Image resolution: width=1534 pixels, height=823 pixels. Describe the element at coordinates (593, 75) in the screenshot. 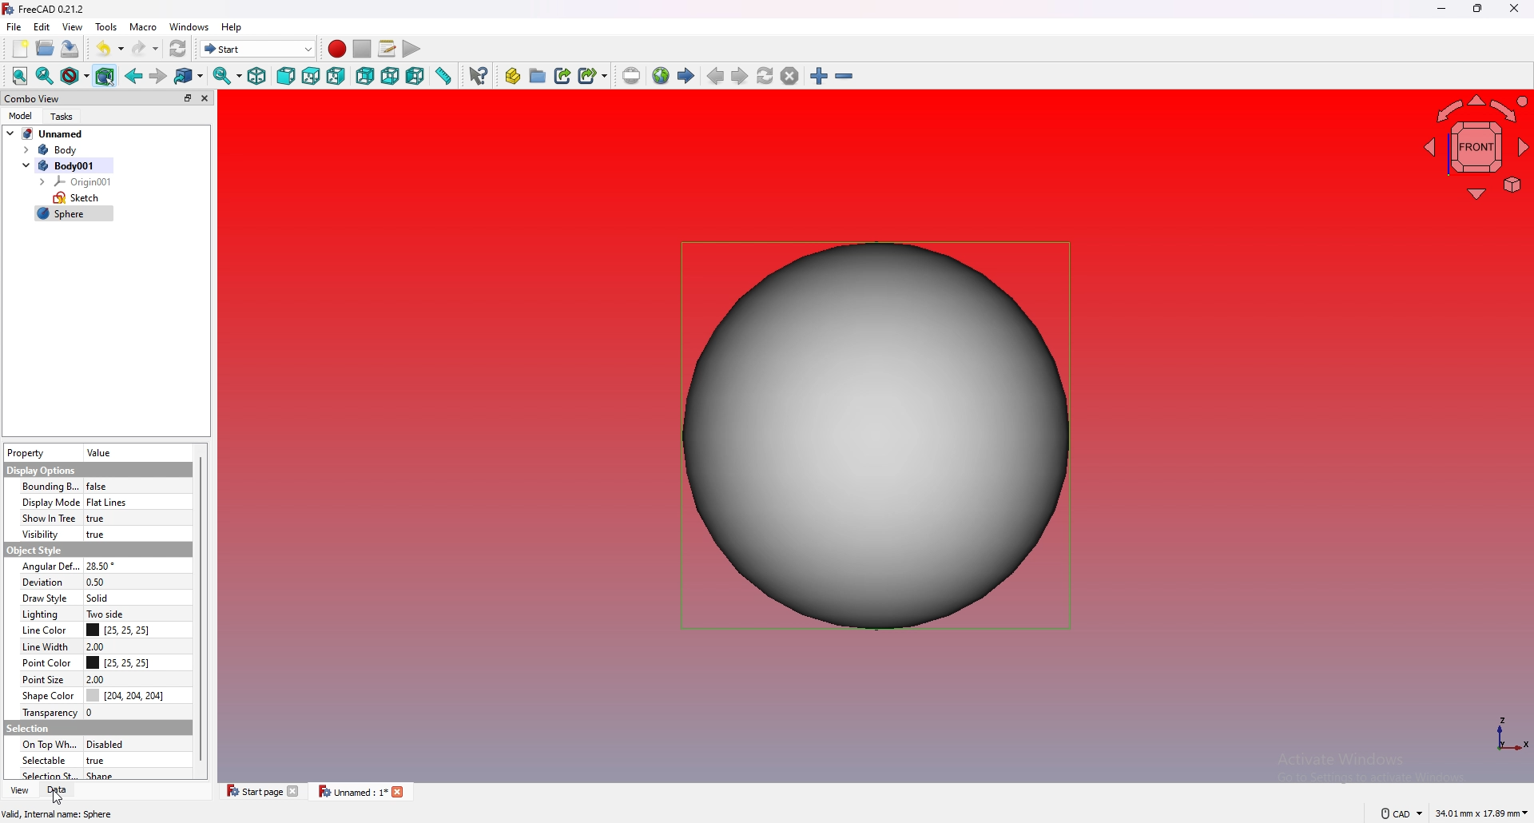

I see `create sublink` at that location.